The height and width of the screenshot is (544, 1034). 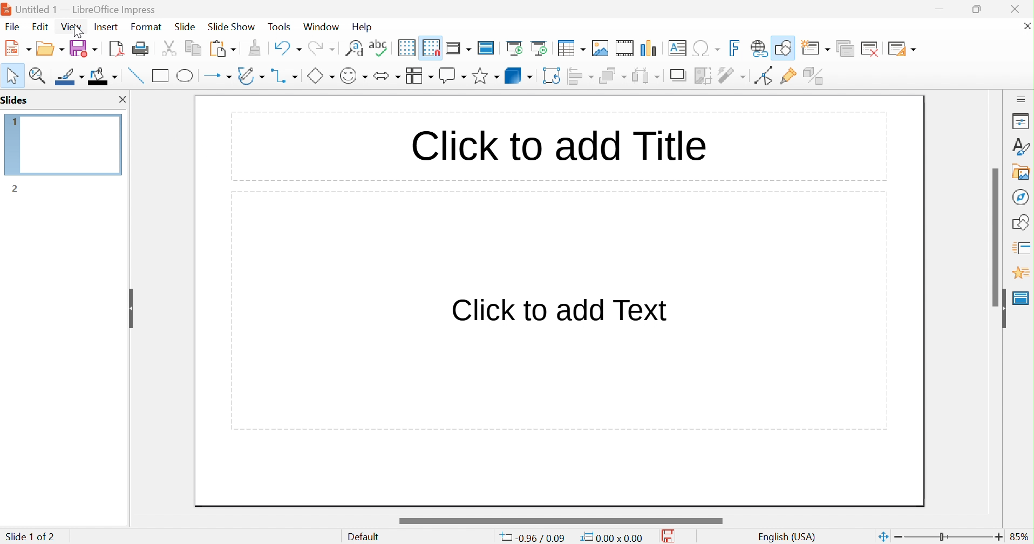 I want to click on default, so click(x=366, y=537).